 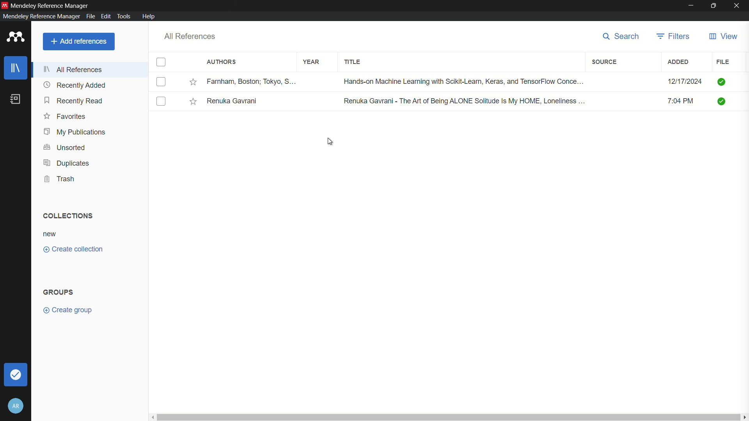 I want to click on tools menu, so click(x=124, y=16).